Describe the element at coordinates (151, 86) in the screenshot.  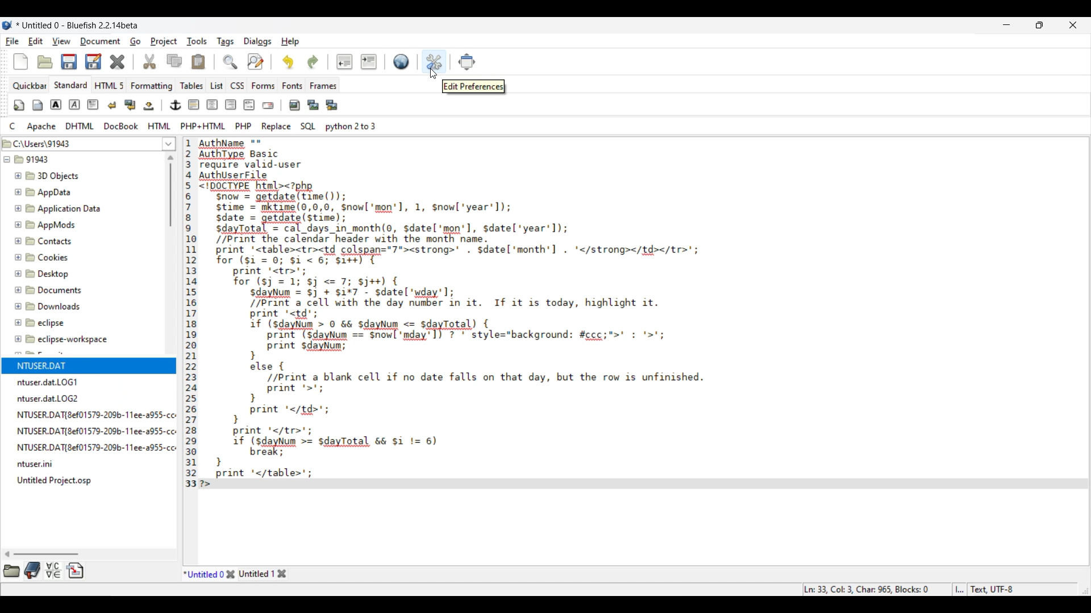
I see `Formatting menu` at that location.